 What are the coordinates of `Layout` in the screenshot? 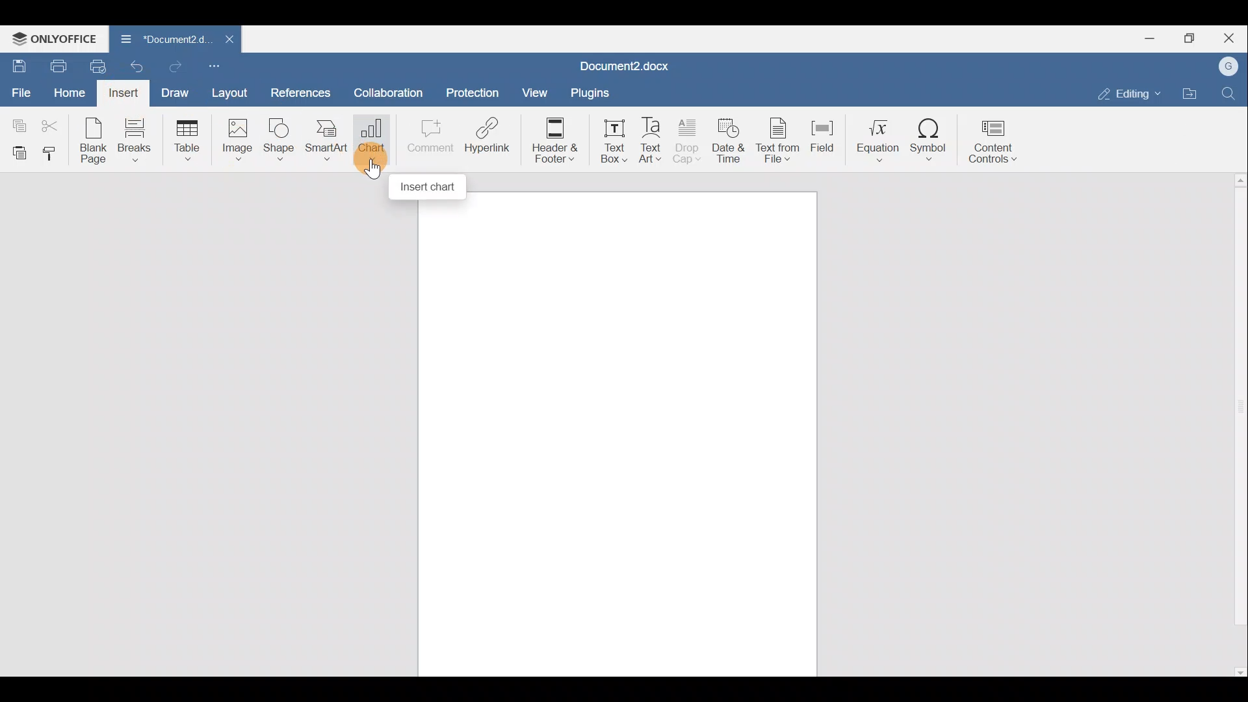 It's located at (229, 94).